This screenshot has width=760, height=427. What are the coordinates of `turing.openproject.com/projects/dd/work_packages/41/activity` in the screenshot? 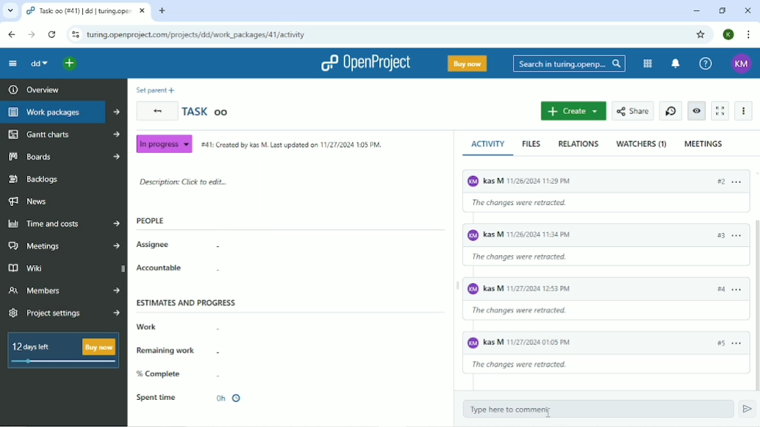 It's located at (196, 35).